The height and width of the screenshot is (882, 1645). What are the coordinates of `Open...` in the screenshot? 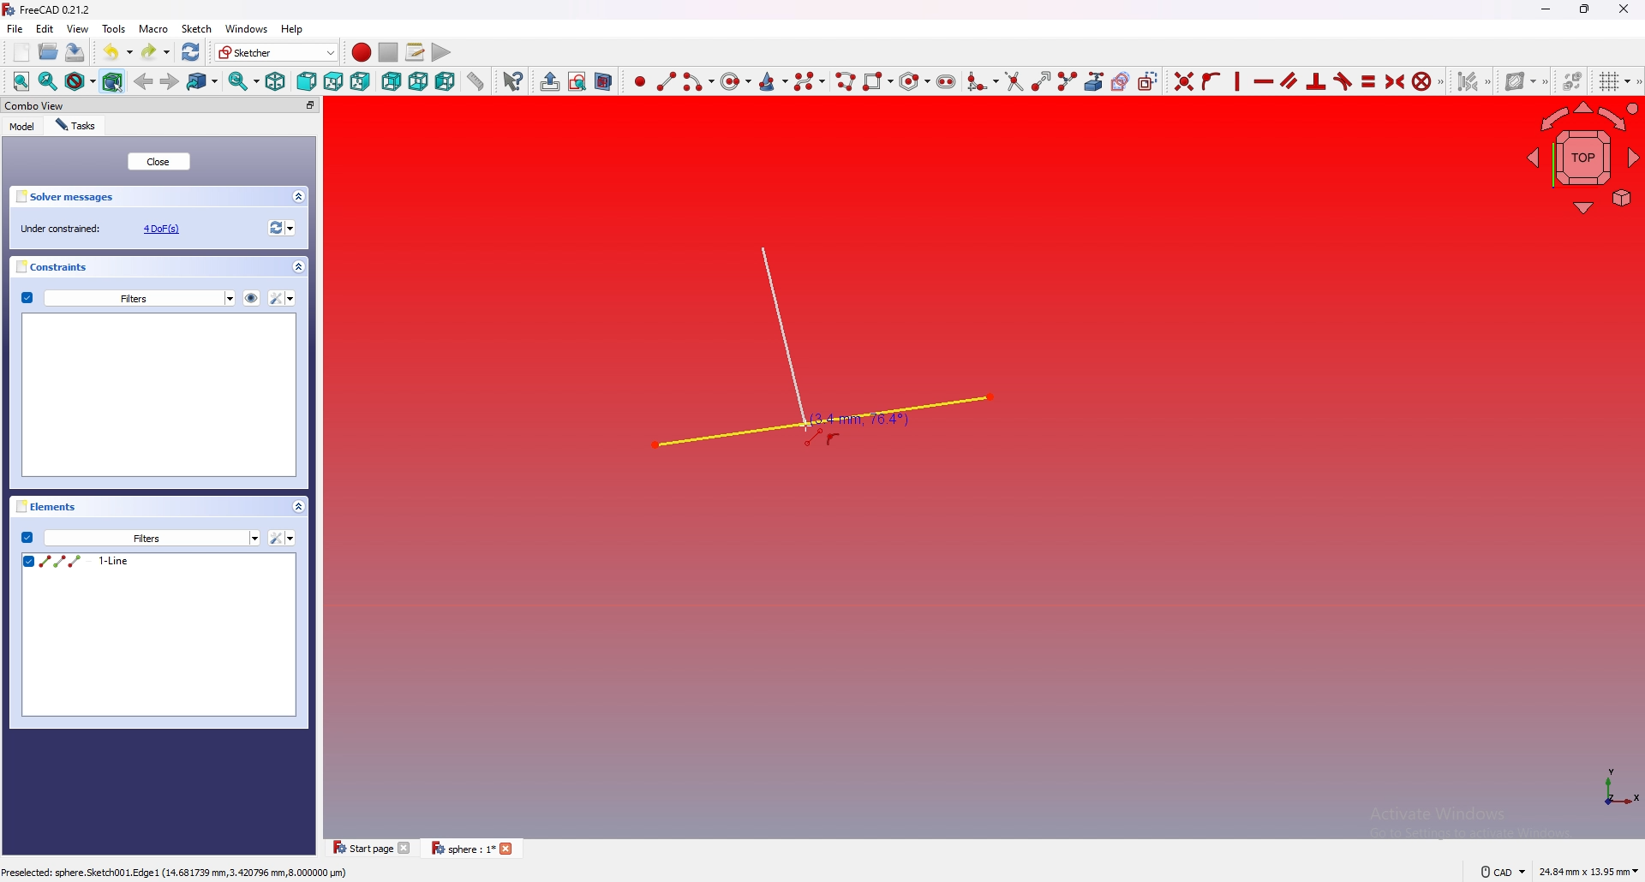 It's located at (47, 52).